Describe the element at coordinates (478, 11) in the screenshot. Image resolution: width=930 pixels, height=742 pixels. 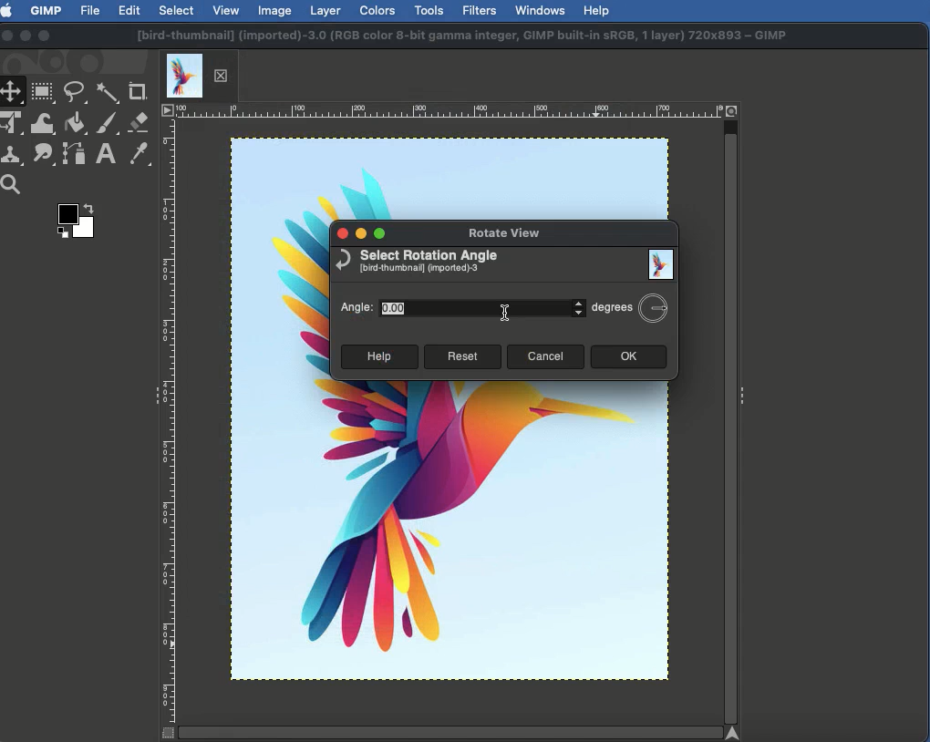
I see `Filters` at that location.